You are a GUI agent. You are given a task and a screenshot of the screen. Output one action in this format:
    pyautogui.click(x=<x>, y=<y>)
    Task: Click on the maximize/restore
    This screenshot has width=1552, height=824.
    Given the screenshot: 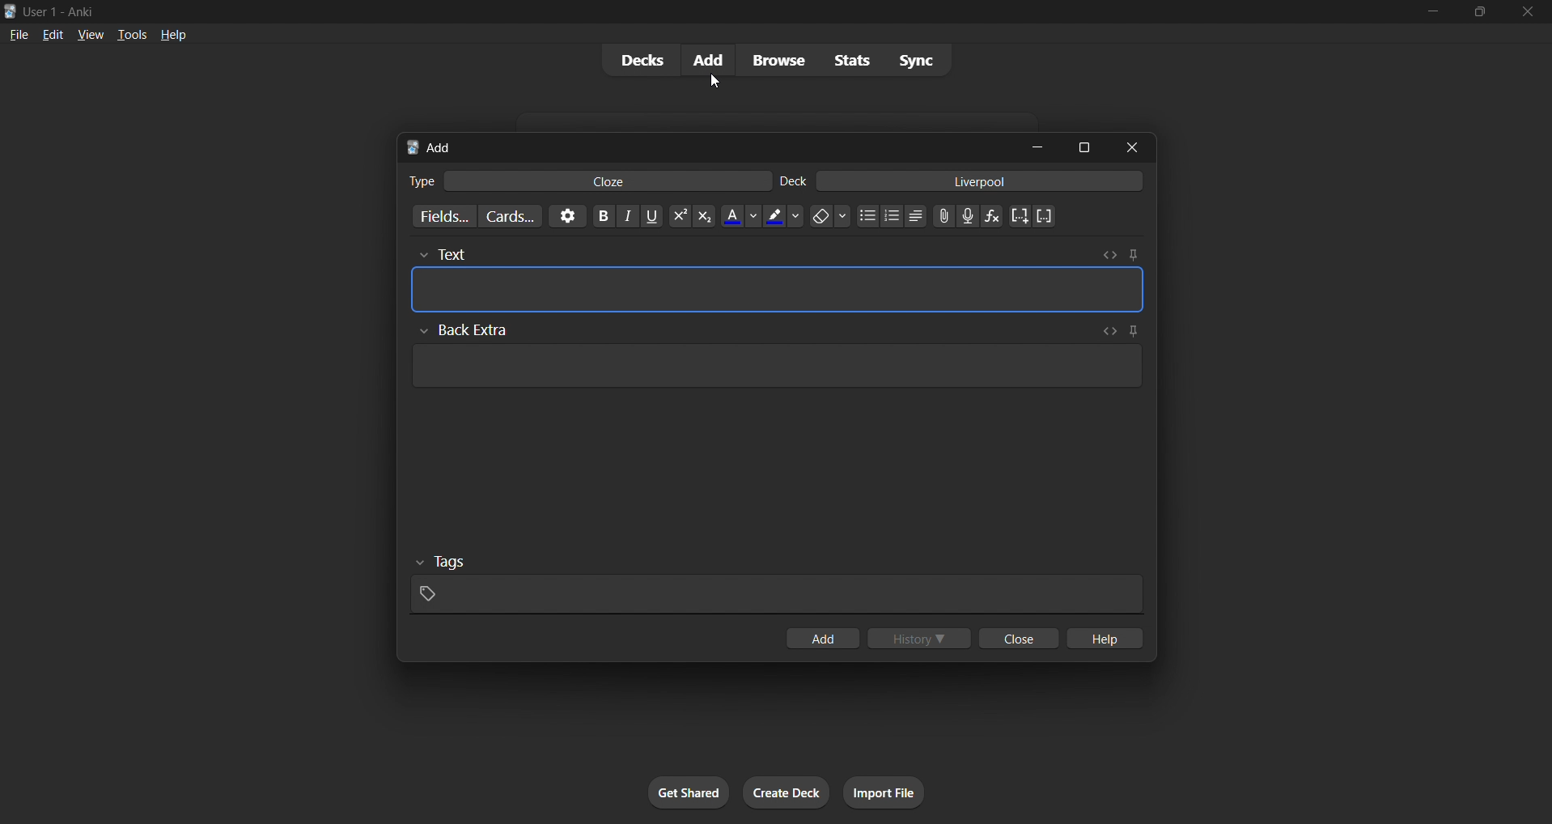 What is the action you would take?
    pyautogui.click(x=1479, y=15)
    